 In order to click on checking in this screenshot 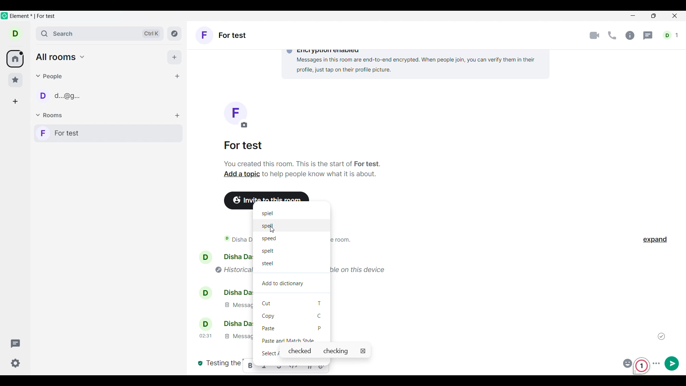, I will do `click(337, 351)`.